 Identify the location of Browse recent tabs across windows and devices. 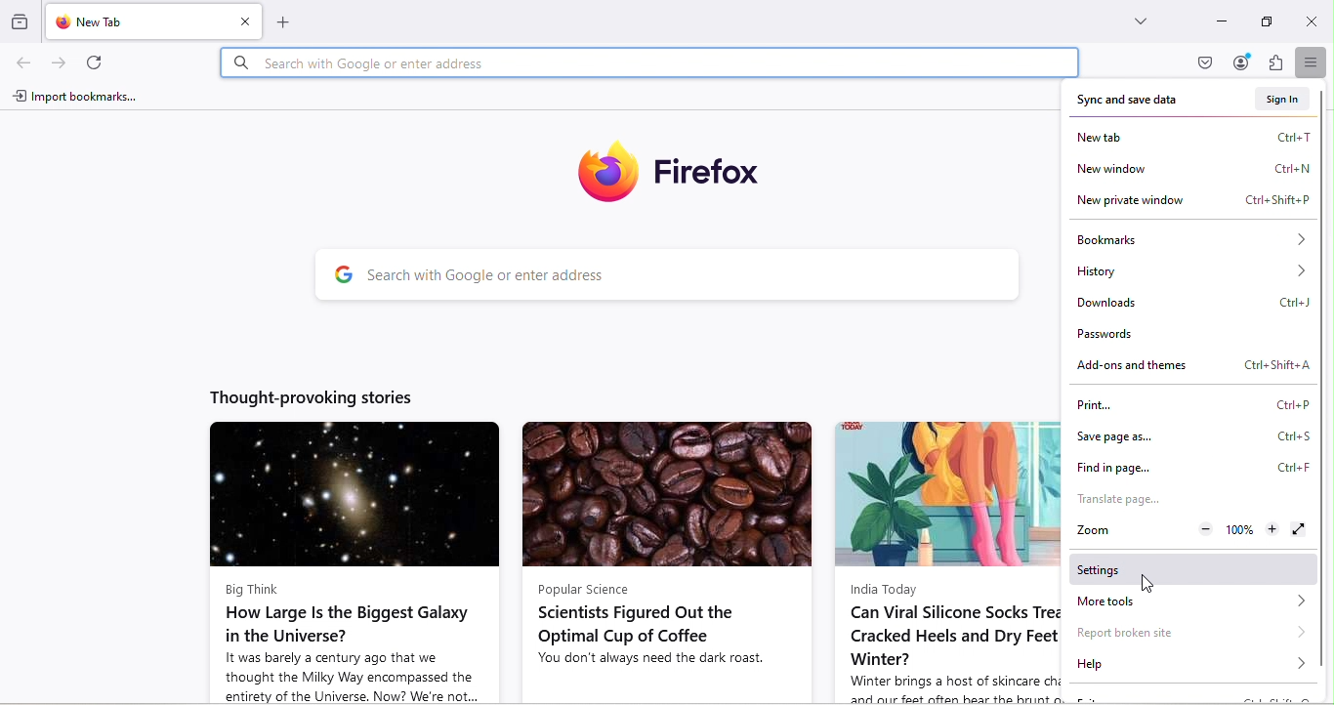
(23, 23).